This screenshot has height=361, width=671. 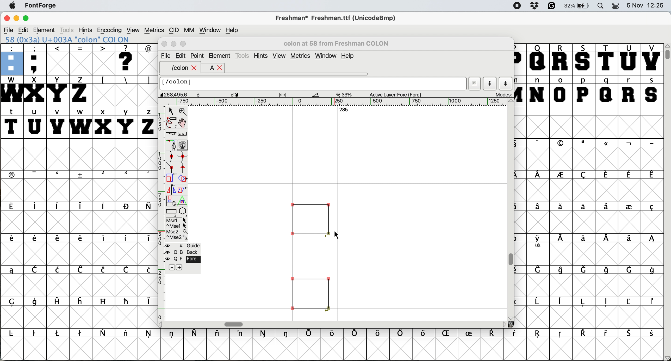 What do you see at coordinates (182, 268) in the screenshot?
I see `add` at bounding box center [182, 268].